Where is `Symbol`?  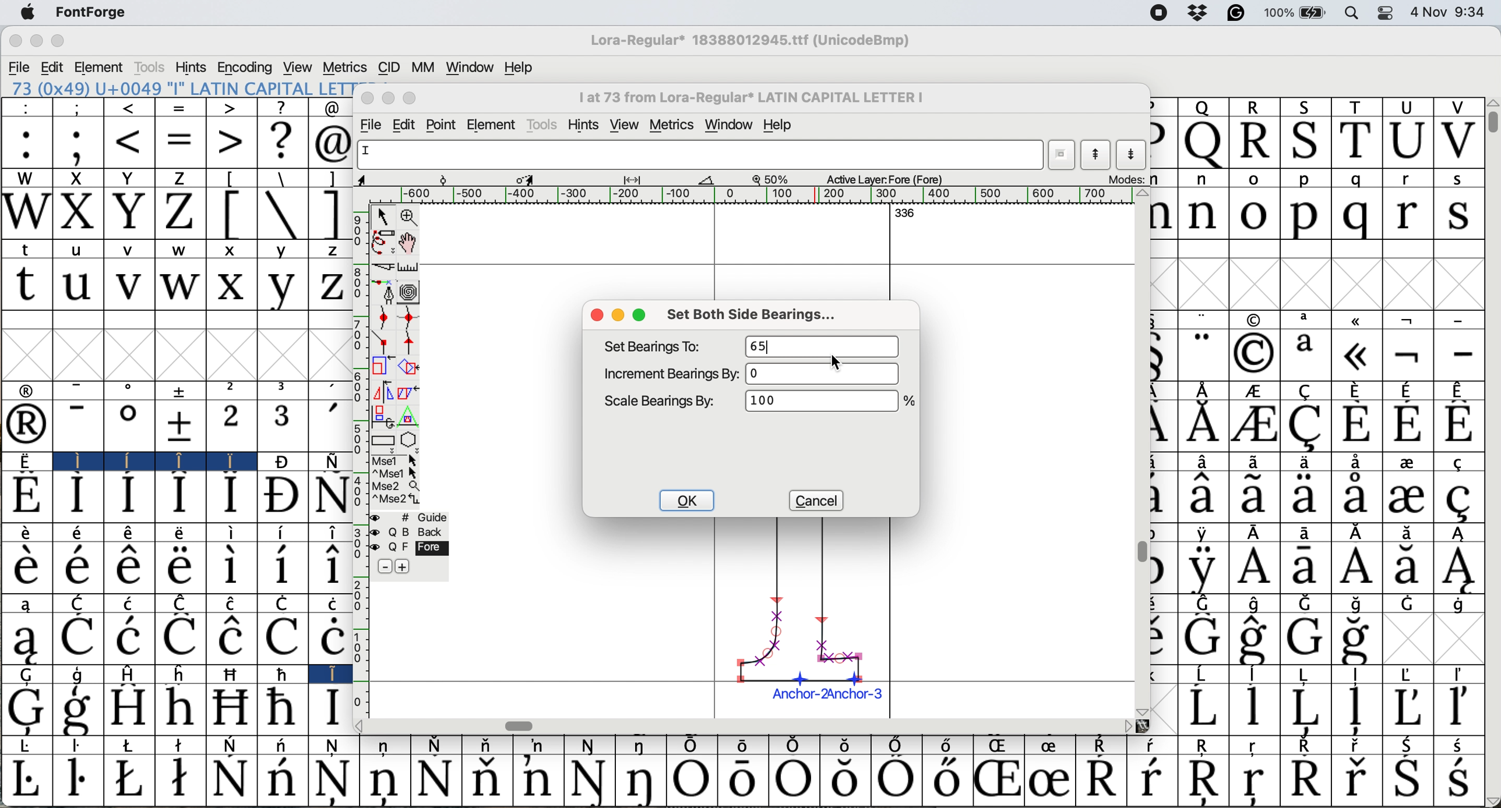
Symbol is located at coordinates (1408, 498).